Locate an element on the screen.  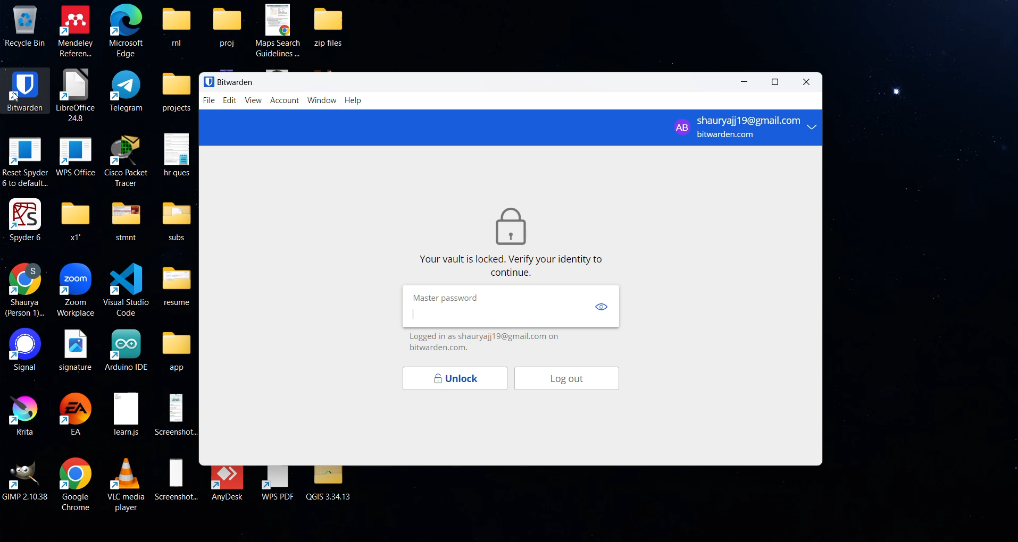
maximize is located at coordinates (778, 82).